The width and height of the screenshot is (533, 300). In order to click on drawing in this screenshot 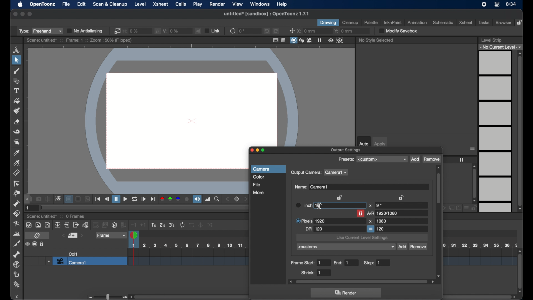, I will do `click(328, 23)`.